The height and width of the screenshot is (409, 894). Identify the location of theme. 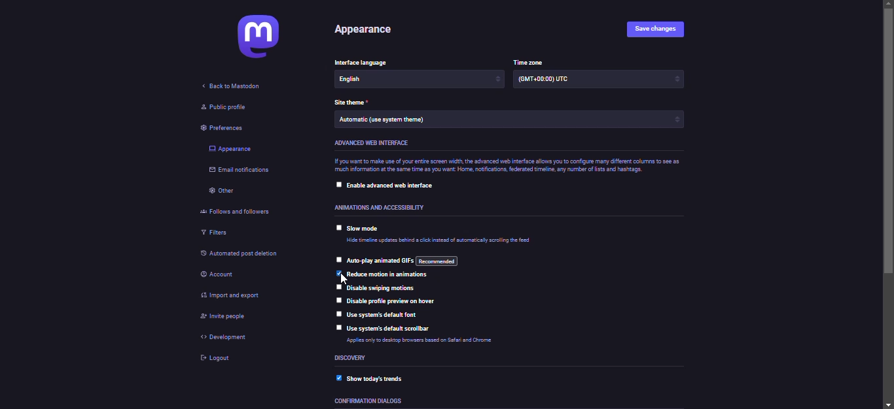
(351, 103).